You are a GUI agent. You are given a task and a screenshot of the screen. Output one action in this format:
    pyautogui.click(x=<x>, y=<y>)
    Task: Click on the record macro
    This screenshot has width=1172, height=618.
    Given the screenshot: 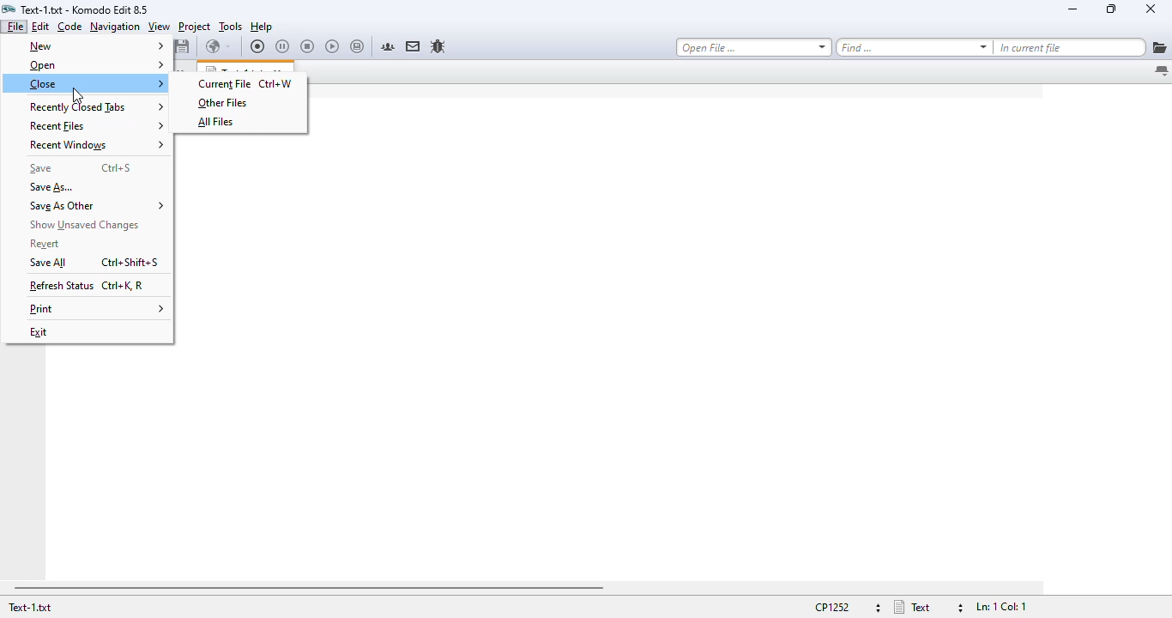 What is the action you would take?
    pyautogui.click(x=258, y=46)
    